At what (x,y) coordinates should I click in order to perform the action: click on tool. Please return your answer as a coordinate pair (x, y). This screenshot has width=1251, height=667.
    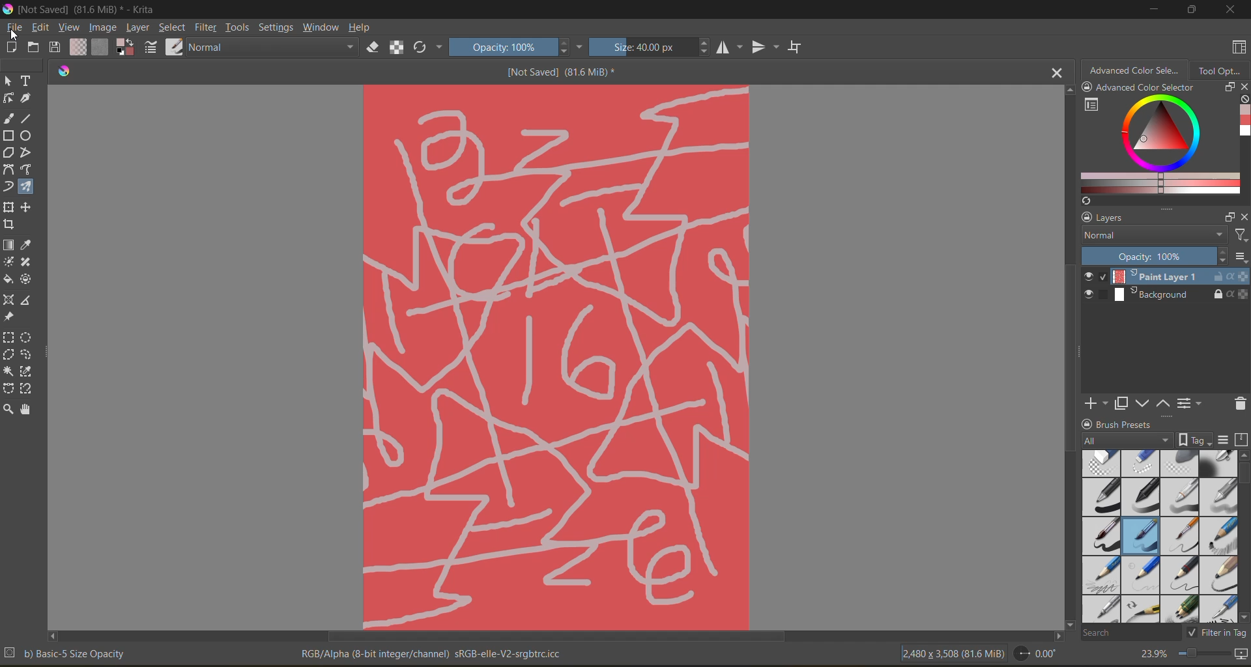
    Looking at the image, I should click on (27, 245).